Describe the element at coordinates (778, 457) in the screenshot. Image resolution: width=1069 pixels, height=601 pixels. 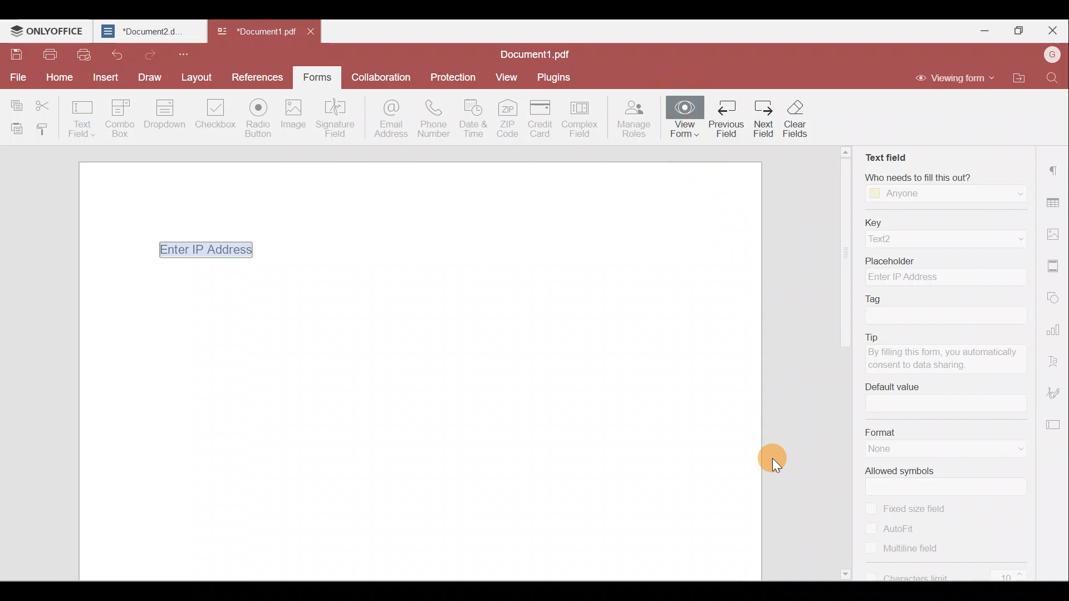
I see `cursor` at that location.